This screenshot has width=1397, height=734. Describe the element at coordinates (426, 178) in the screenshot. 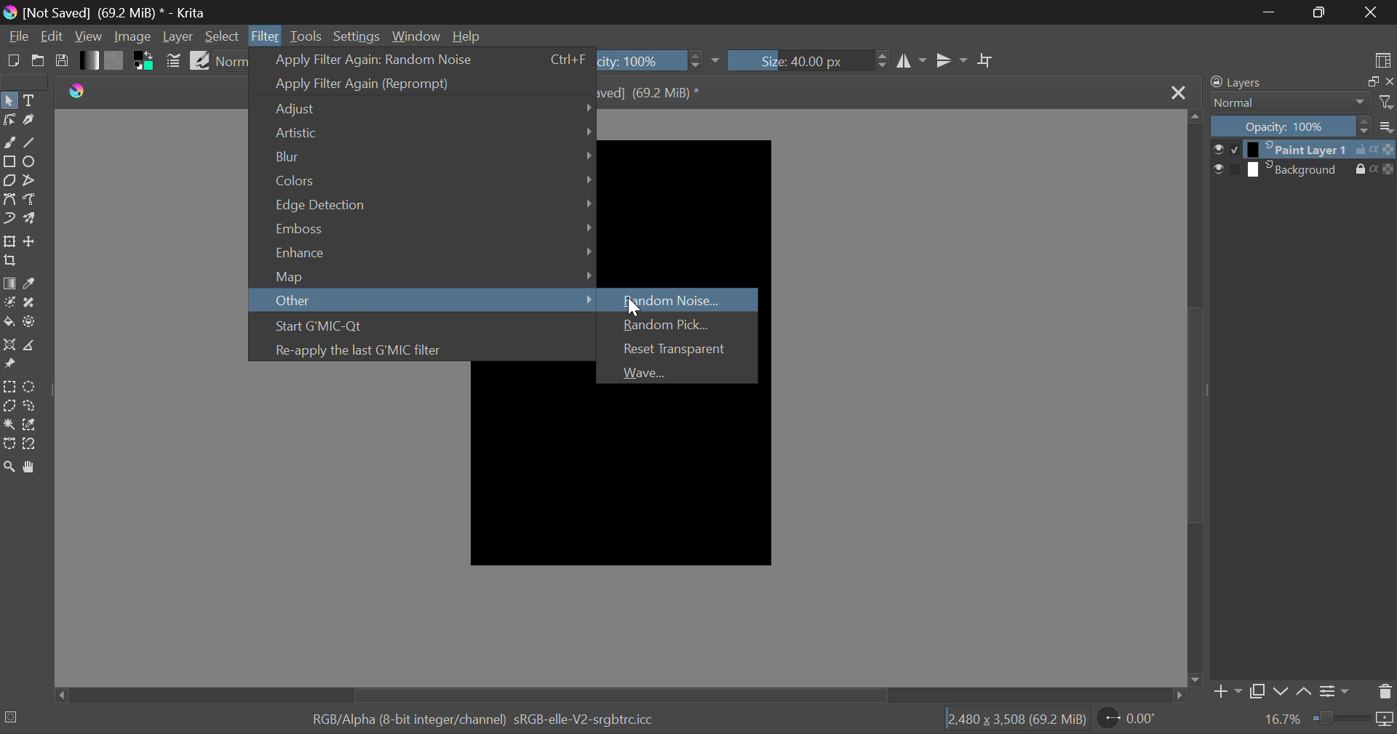

I see `Colors` at that location.